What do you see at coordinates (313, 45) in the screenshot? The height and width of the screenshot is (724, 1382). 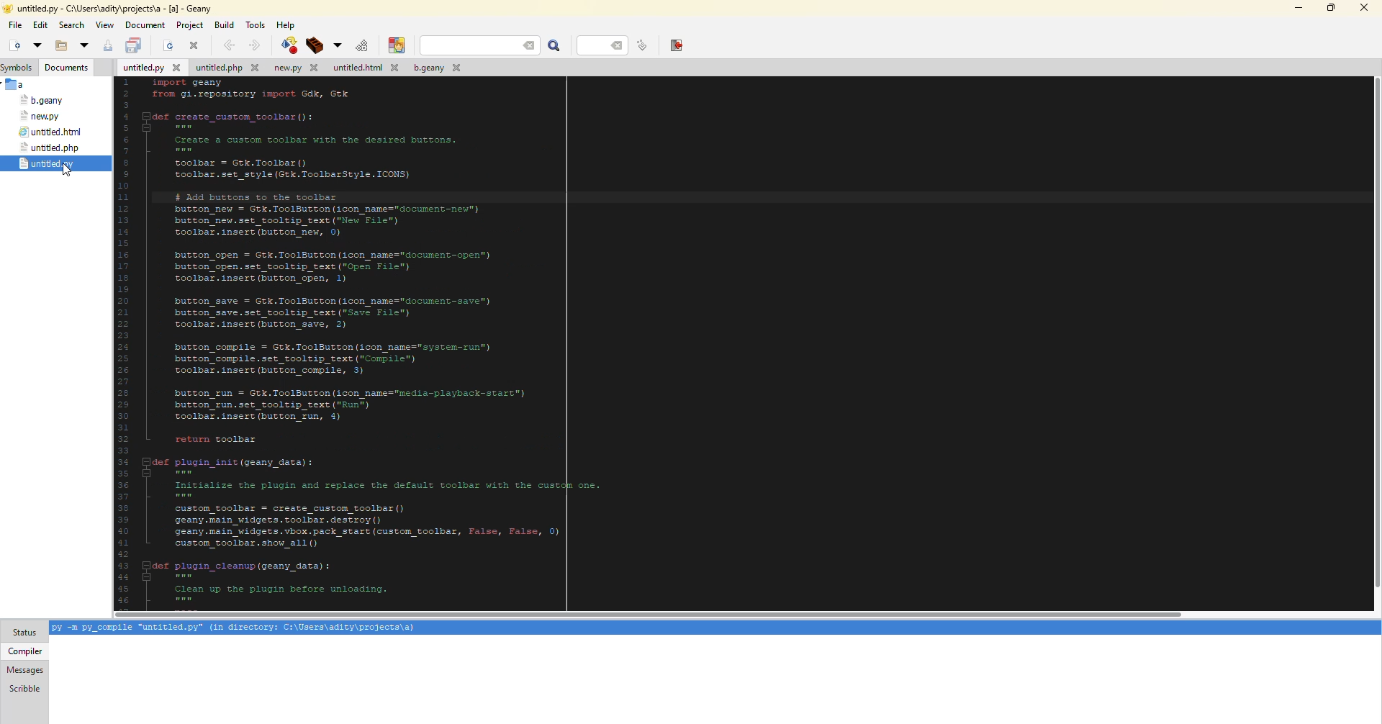 I see `compile` at bounding box center [313, 45].